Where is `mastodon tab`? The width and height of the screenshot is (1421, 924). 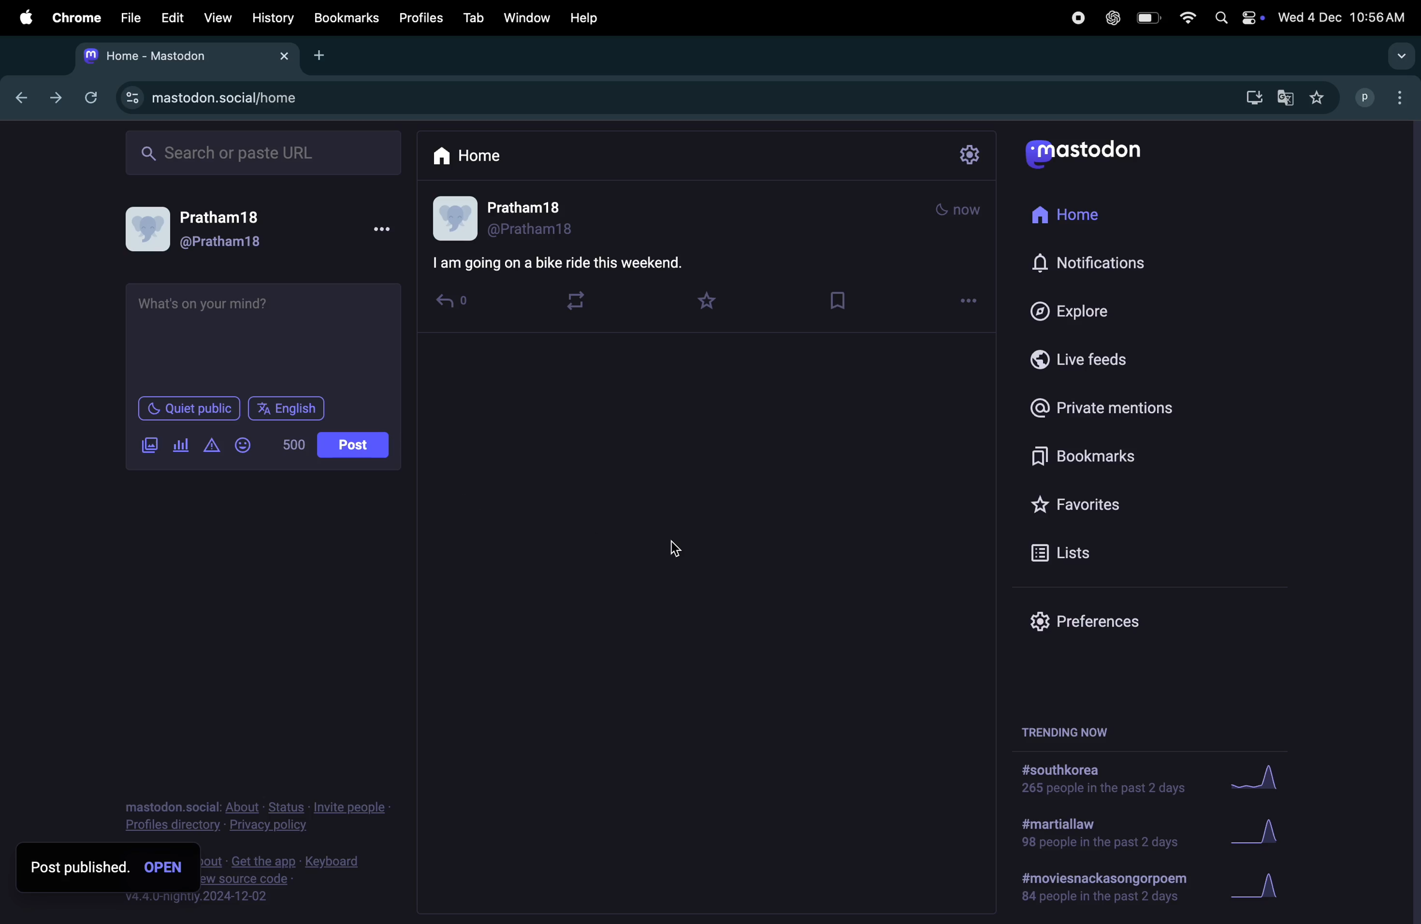 mastodon tab is located at coordinates (187, 54).